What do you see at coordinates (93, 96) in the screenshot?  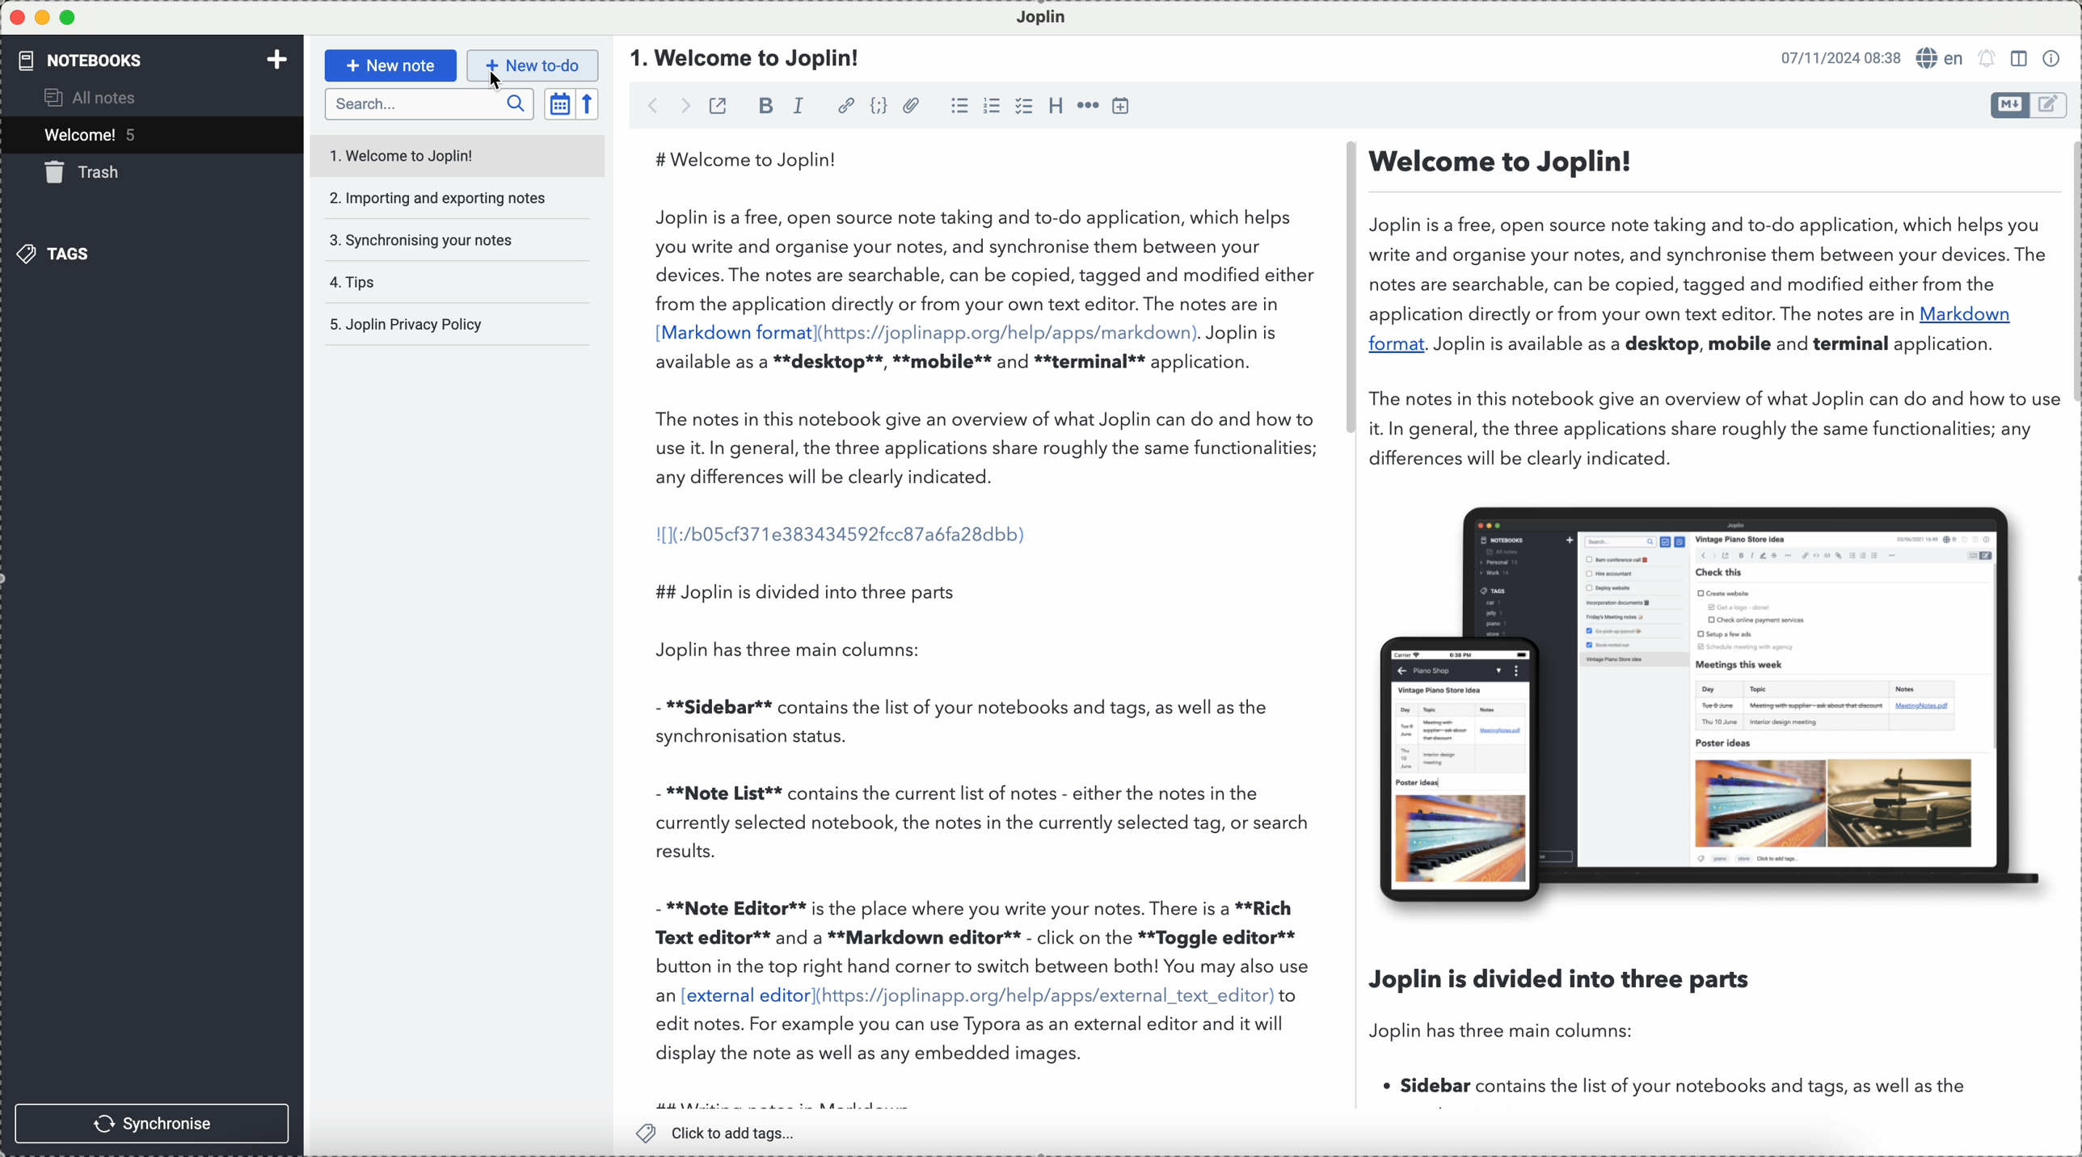 I see `all notes` at bounding box center [93, 96].